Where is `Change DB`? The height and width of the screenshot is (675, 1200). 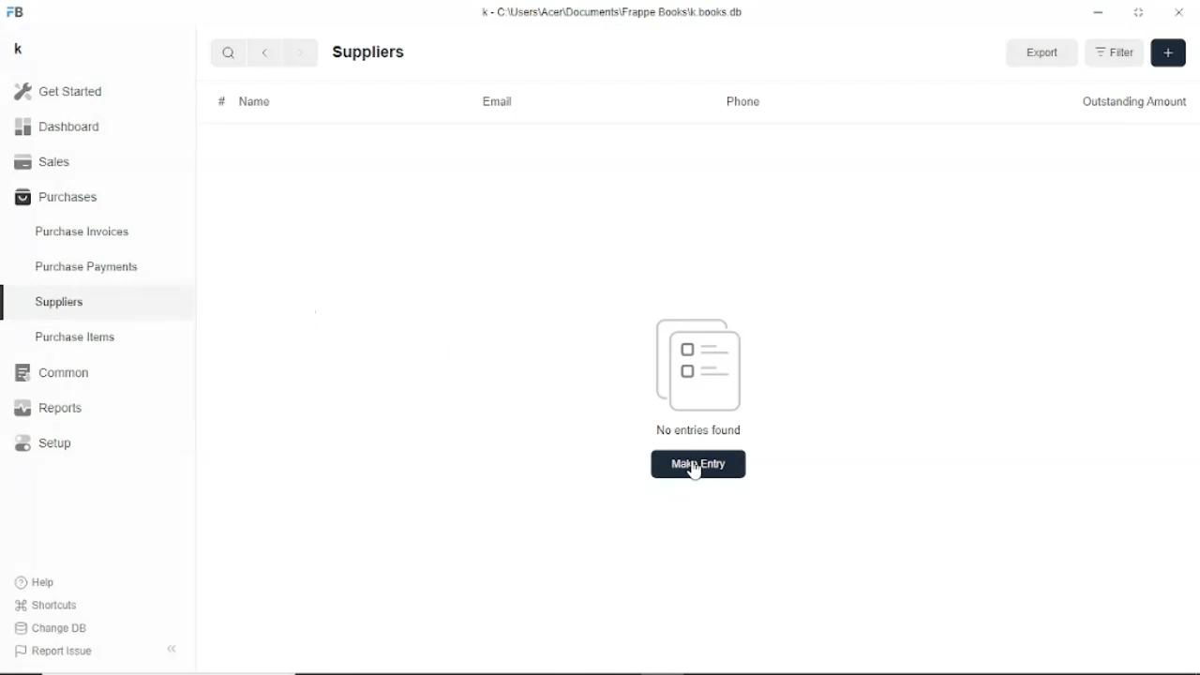
Change DB is located at coordinates (52, 629).